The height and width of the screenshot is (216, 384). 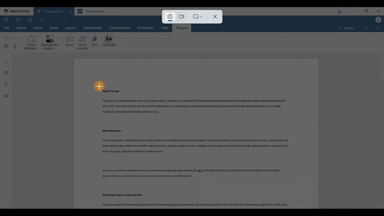 What do you see at coordinates (169, 17) in the screenshot?
I see `Snip` at bounding box center [169, 17].